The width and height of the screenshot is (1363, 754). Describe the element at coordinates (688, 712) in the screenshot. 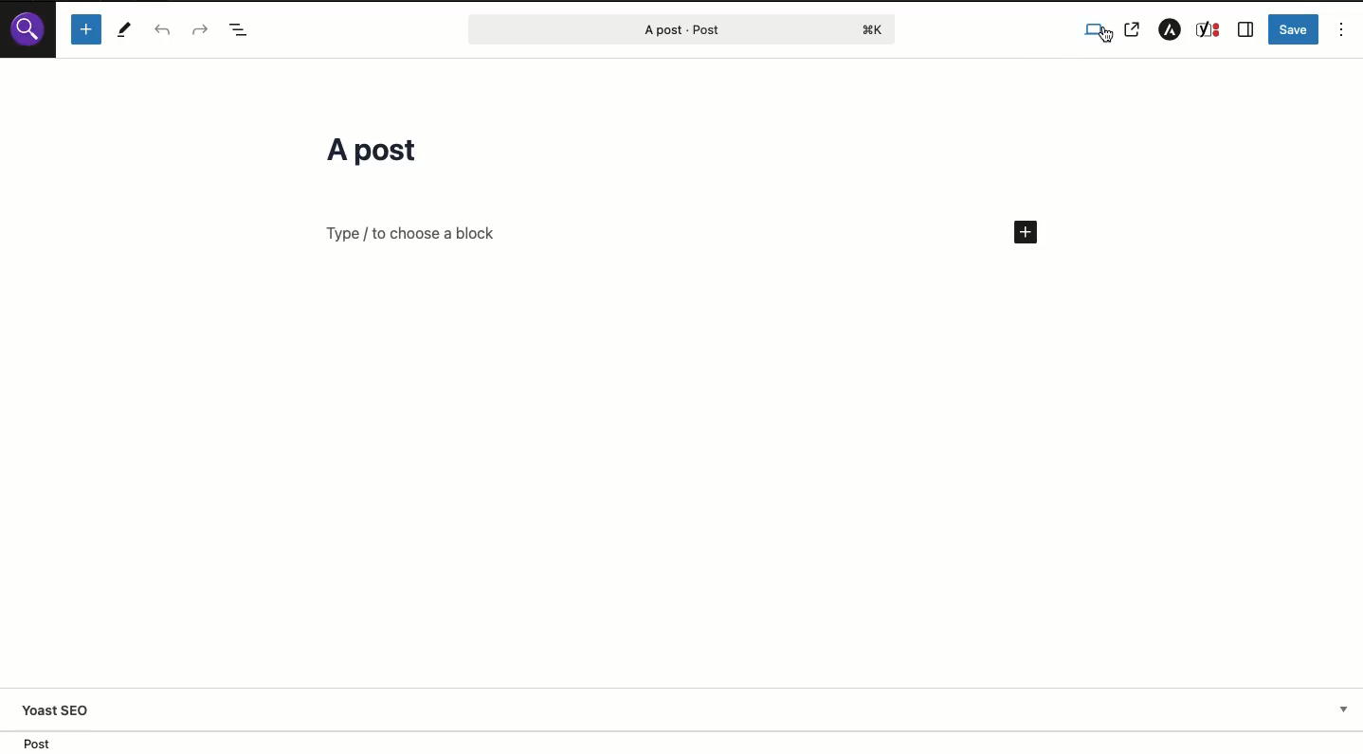

I see `Yoast` at that location.